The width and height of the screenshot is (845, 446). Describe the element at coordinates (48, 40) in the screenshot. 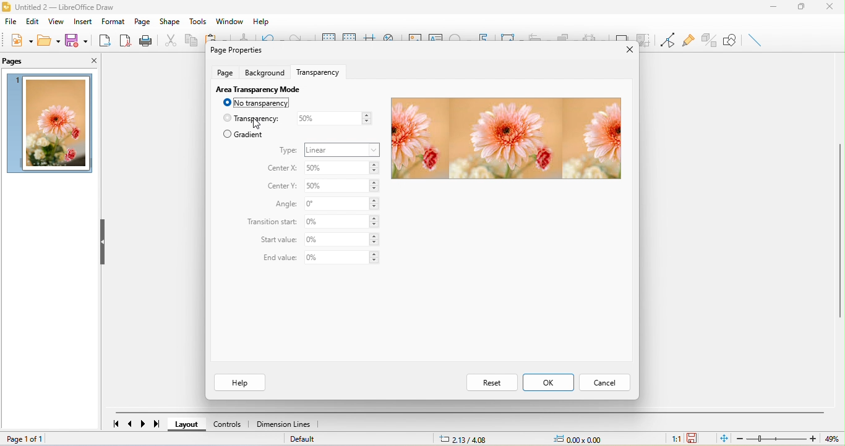

I see `open` at that location.